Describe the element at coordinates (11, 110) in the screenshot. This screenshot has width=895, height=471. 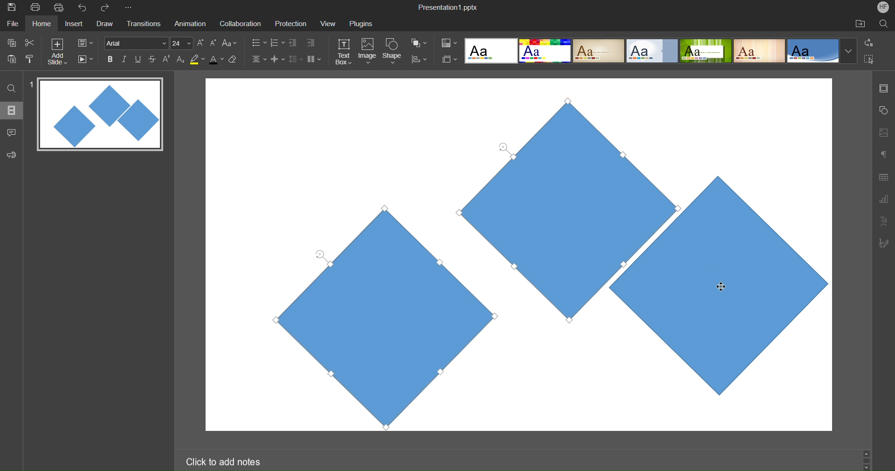
I see `View slides` at that location.